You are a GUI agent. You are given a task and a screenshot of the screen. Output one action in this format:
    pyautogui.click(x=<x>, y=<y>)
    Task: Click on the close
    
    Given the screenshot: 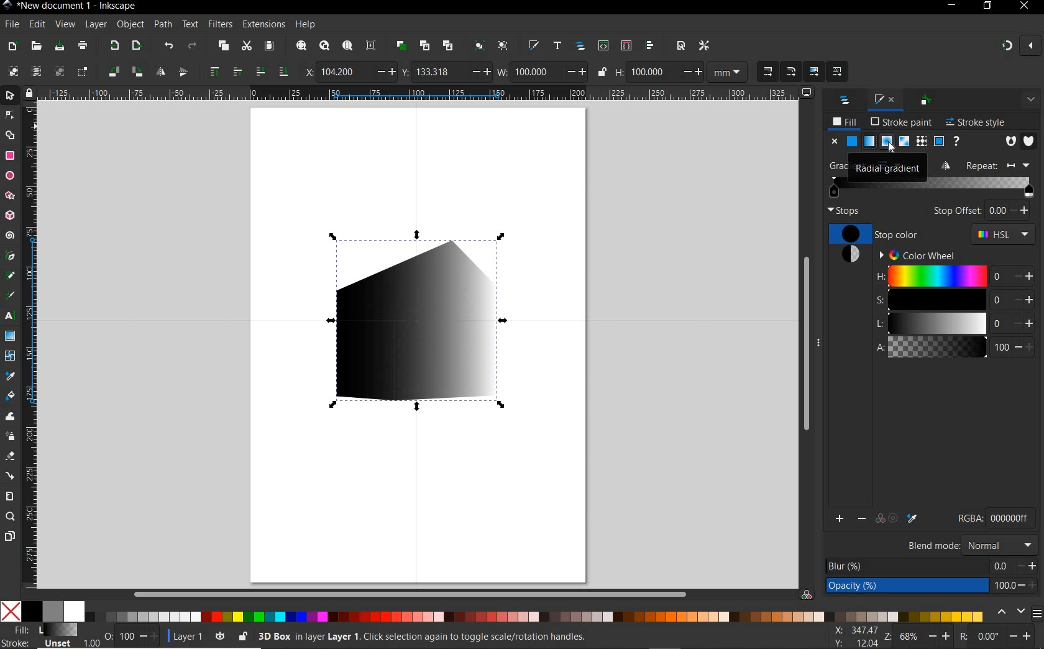 What is the action you would take?
    pyautogui.click(x=833, y=141)
    